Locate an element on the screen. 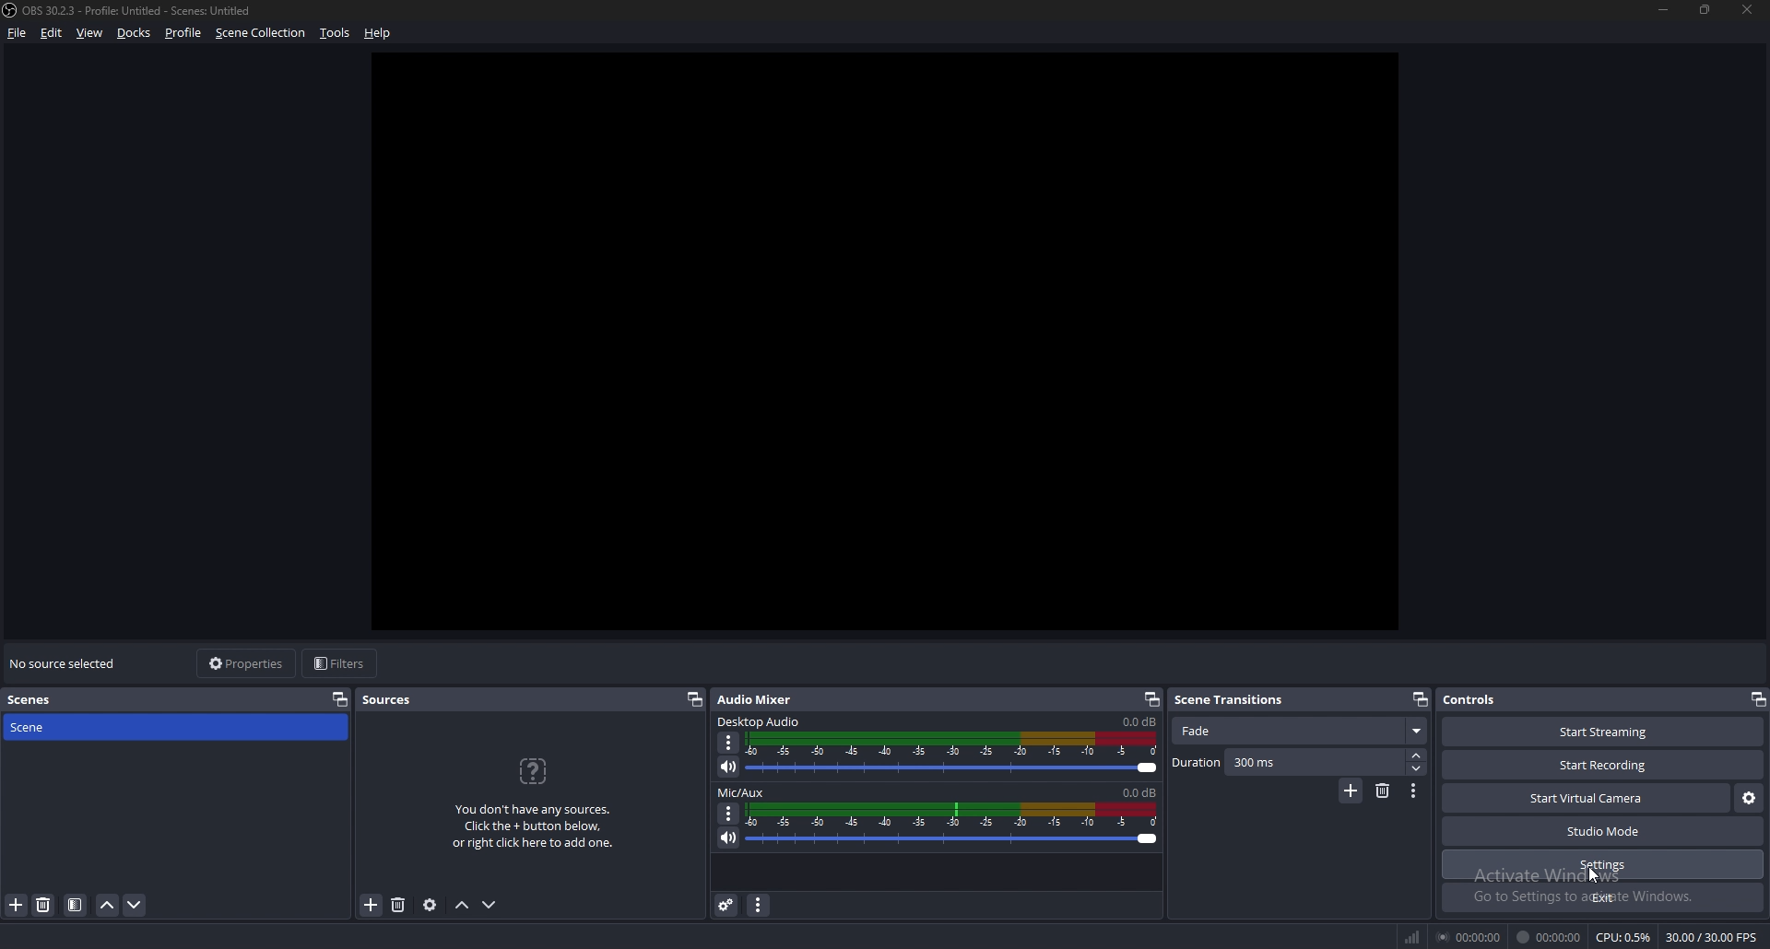  scene filter is located at coordinates (74, 905).